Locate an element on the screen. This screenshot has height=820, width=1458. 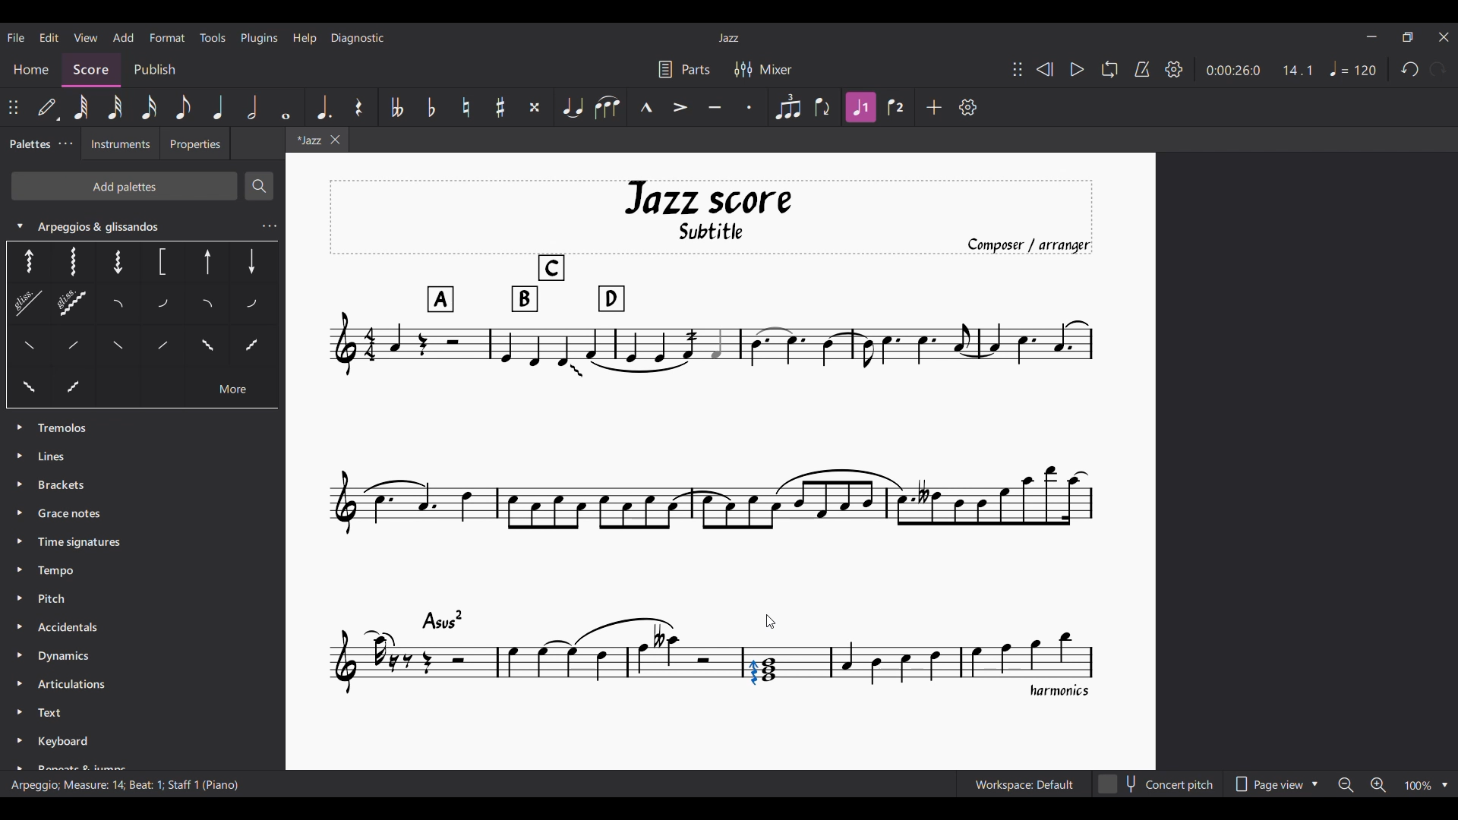
 is located at coordinates (161, 306).